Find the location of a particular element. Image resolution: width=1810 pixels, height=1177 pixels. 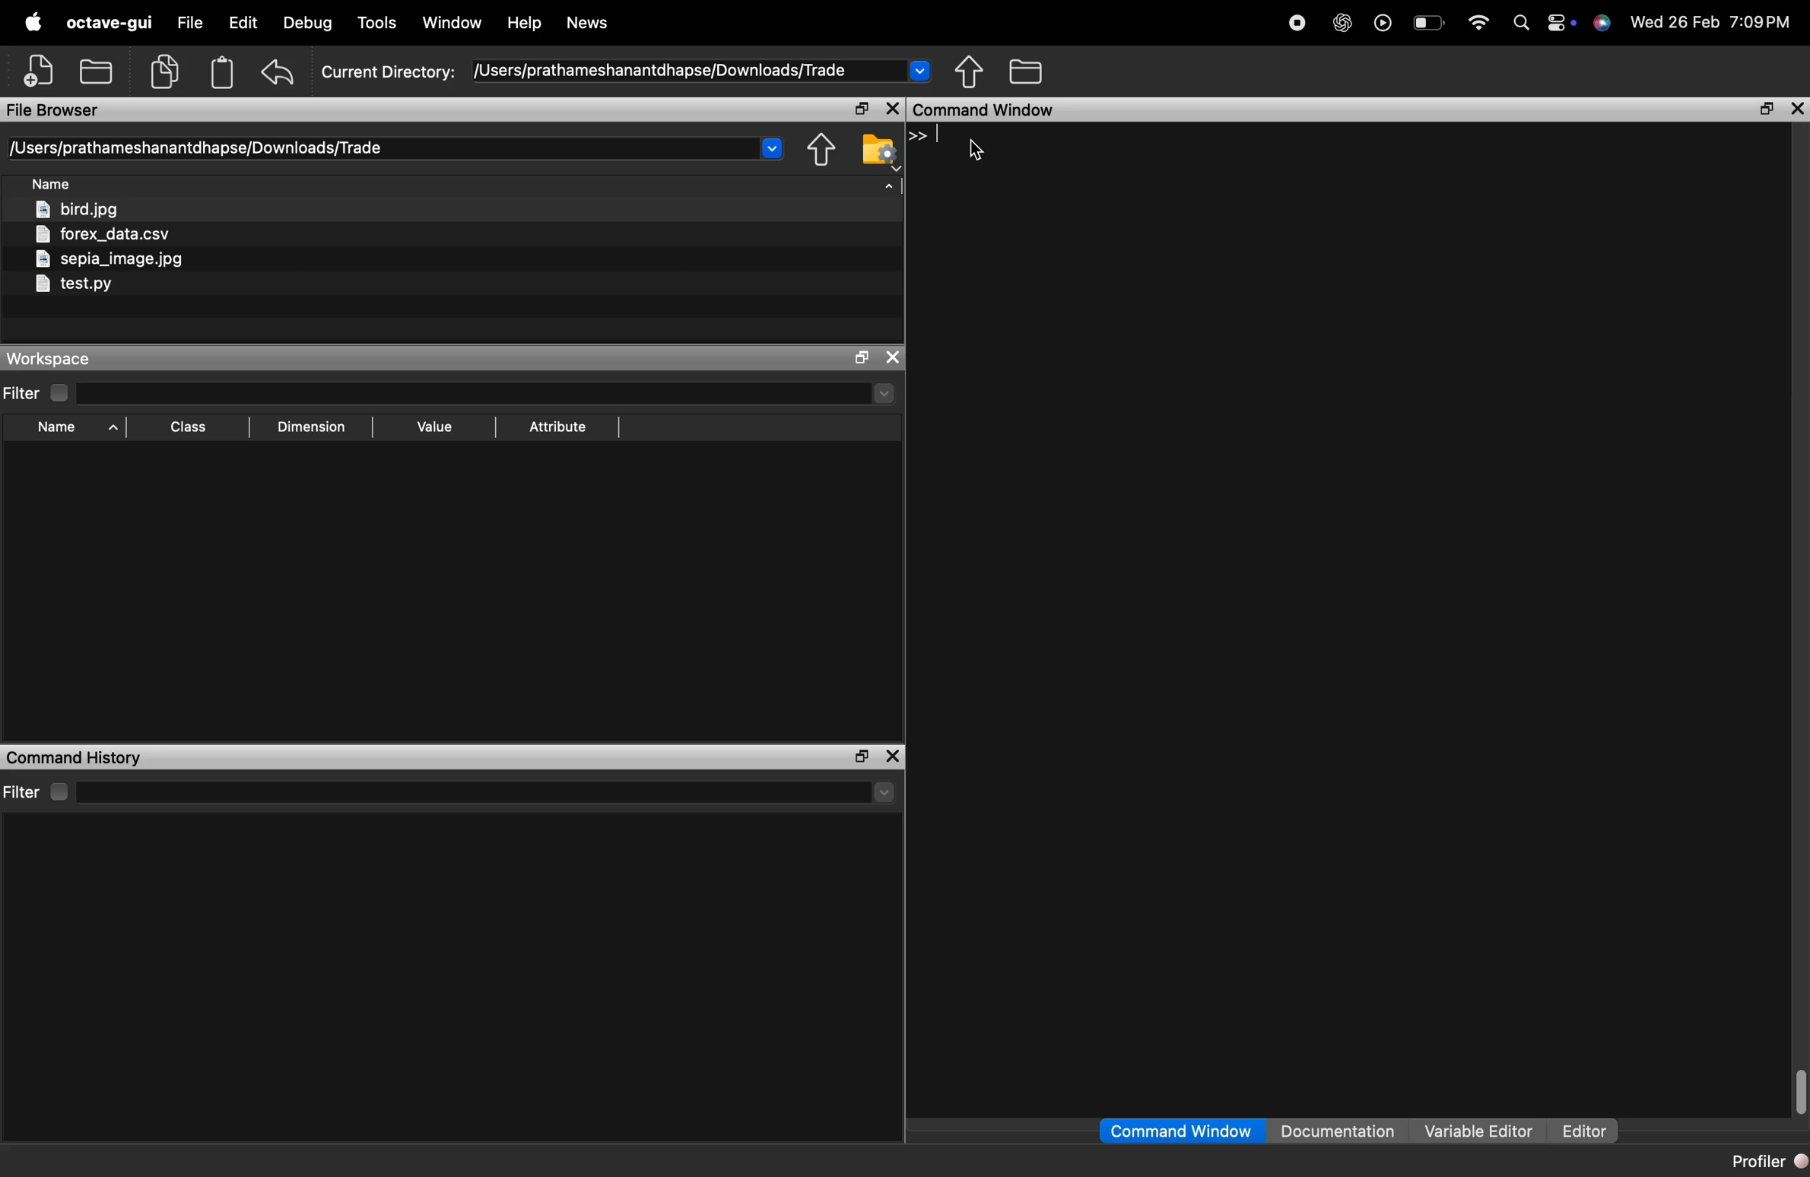

maximize is located at coordinates (1769, 109).